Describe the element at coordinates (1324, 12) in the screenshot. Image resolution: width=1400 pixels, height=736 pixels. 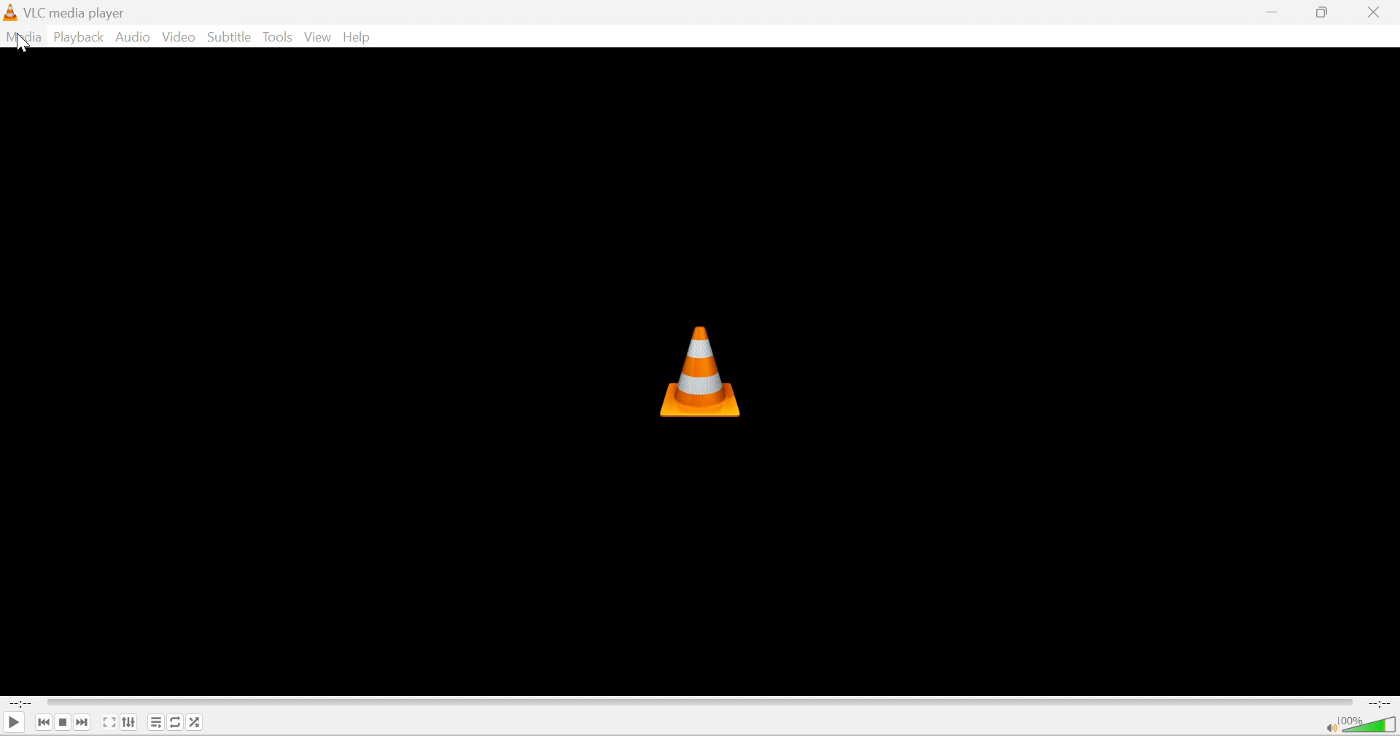
I see `Restore Down` at that location.